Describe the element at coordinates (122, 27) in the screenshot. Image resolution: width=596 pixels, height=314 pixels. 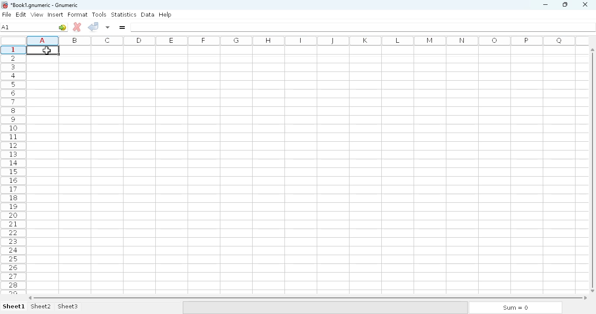
I see `enter formula` at that location.